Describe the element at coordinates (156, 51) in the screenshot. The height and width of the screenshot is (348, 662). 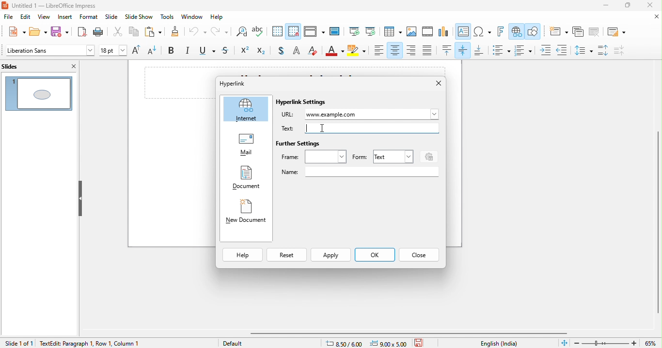
I see `decrease font size` at that location.